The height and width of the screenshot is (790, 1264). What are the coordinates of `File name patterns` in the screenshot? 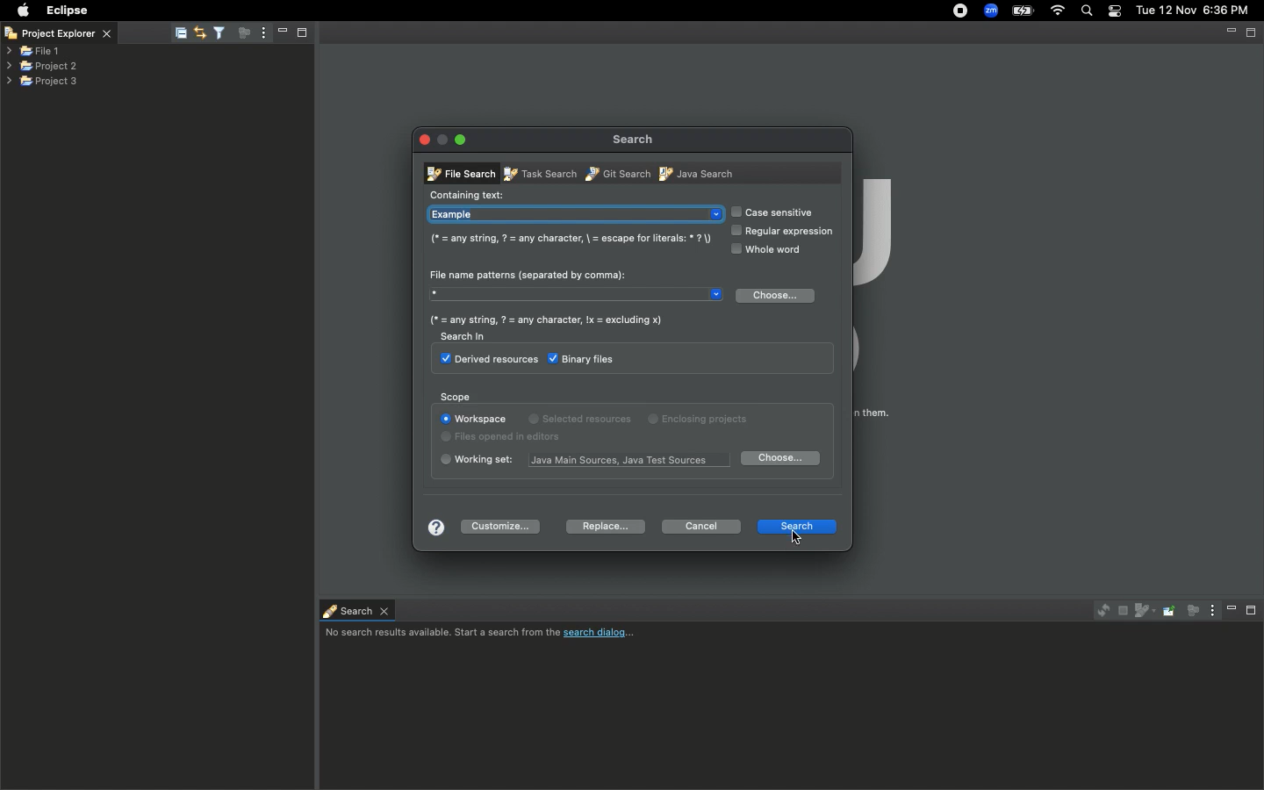 It's located at (528, 274).